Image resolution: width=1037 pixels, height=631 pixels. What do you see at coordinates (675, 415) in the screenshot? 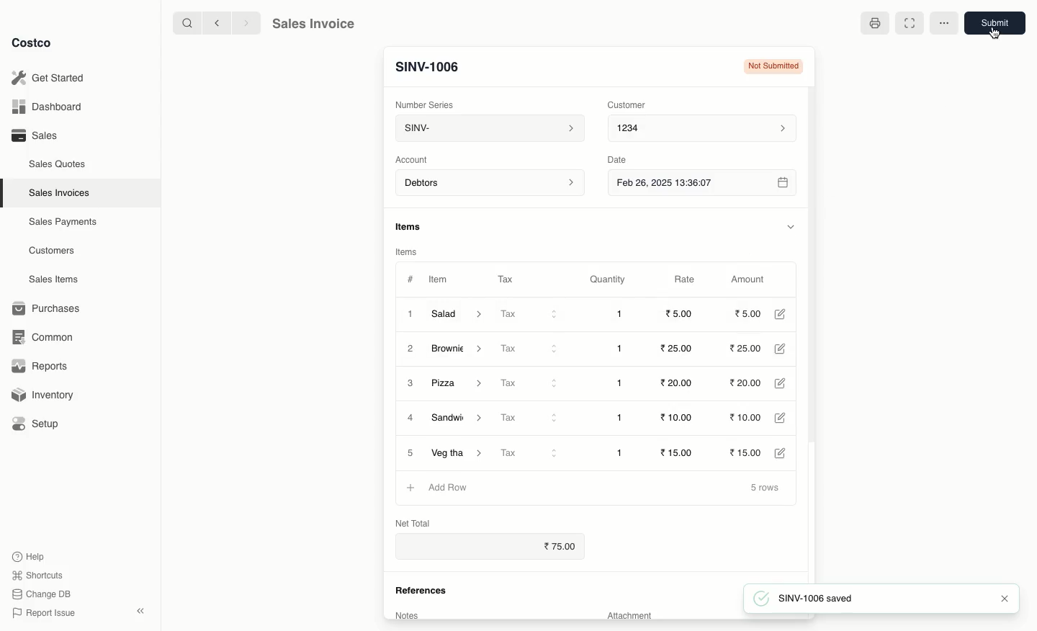
I see `10.00` at bounding box center [675, 415].